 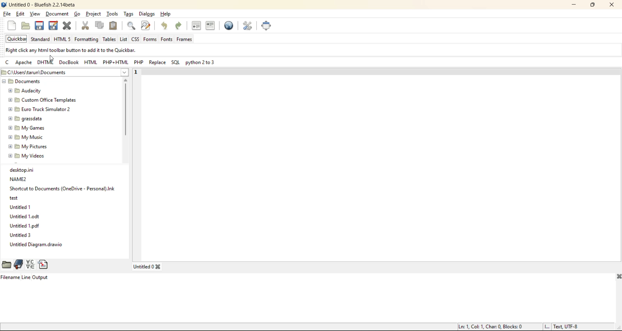 What do you see at coordinates (28, 171) in the screenshot?
I see `desktop.ini` at bounding box center [28, 171].